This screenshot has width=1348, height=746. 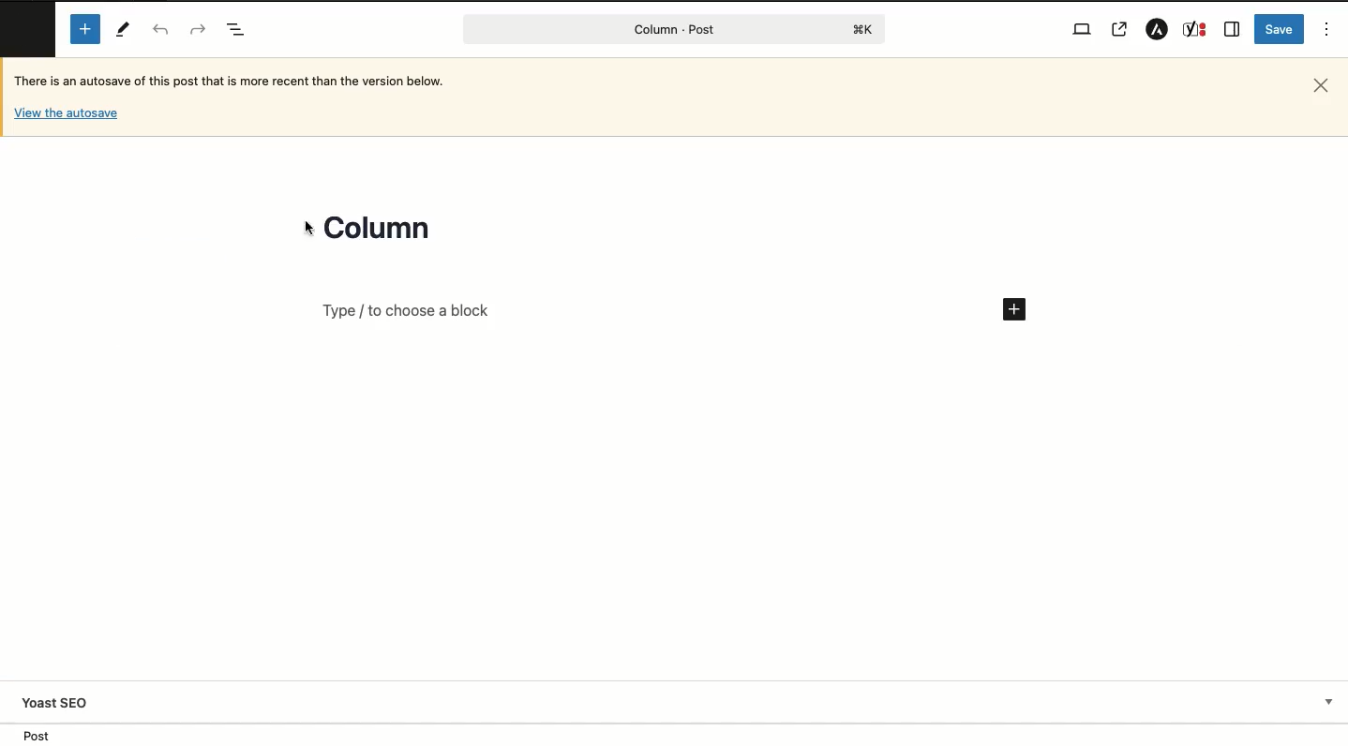 I want to click on Astar, so click(x=1155, y=31).